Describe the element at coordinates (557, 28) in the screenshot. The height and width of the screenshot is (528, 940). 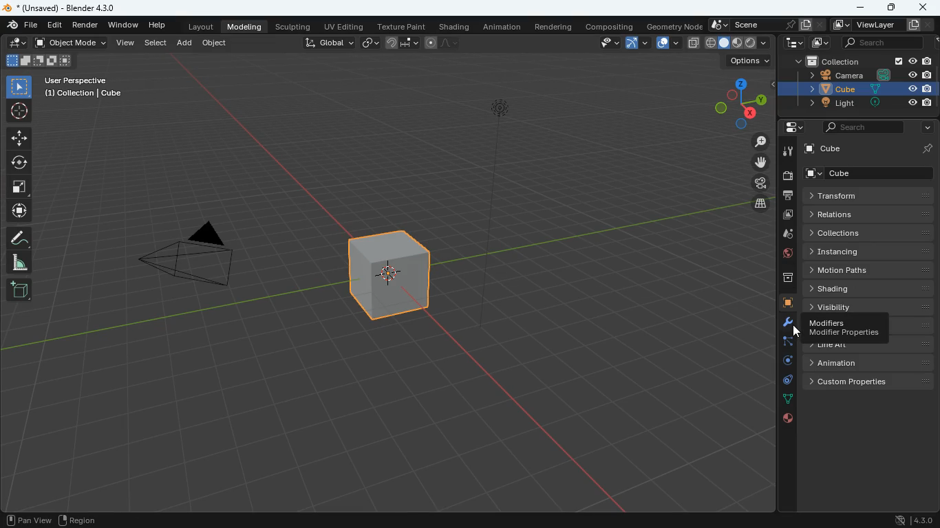
I see `rendering` at that location.